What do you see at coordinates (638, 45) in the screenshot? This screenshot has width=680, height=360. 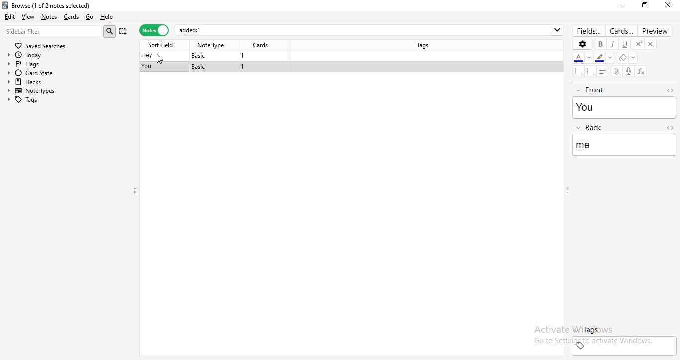 I see `superscript` at bounding box center [638, 45].